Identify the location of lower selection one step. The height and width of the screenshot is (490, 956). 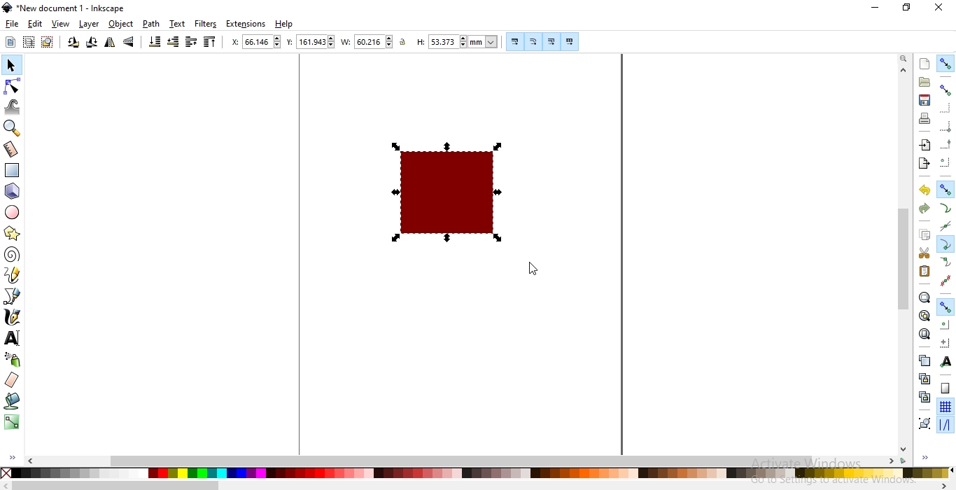
(173, 43).